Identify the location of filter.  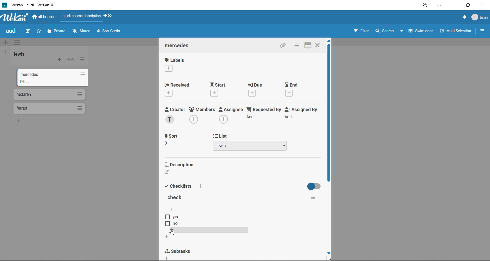
(363, 31).